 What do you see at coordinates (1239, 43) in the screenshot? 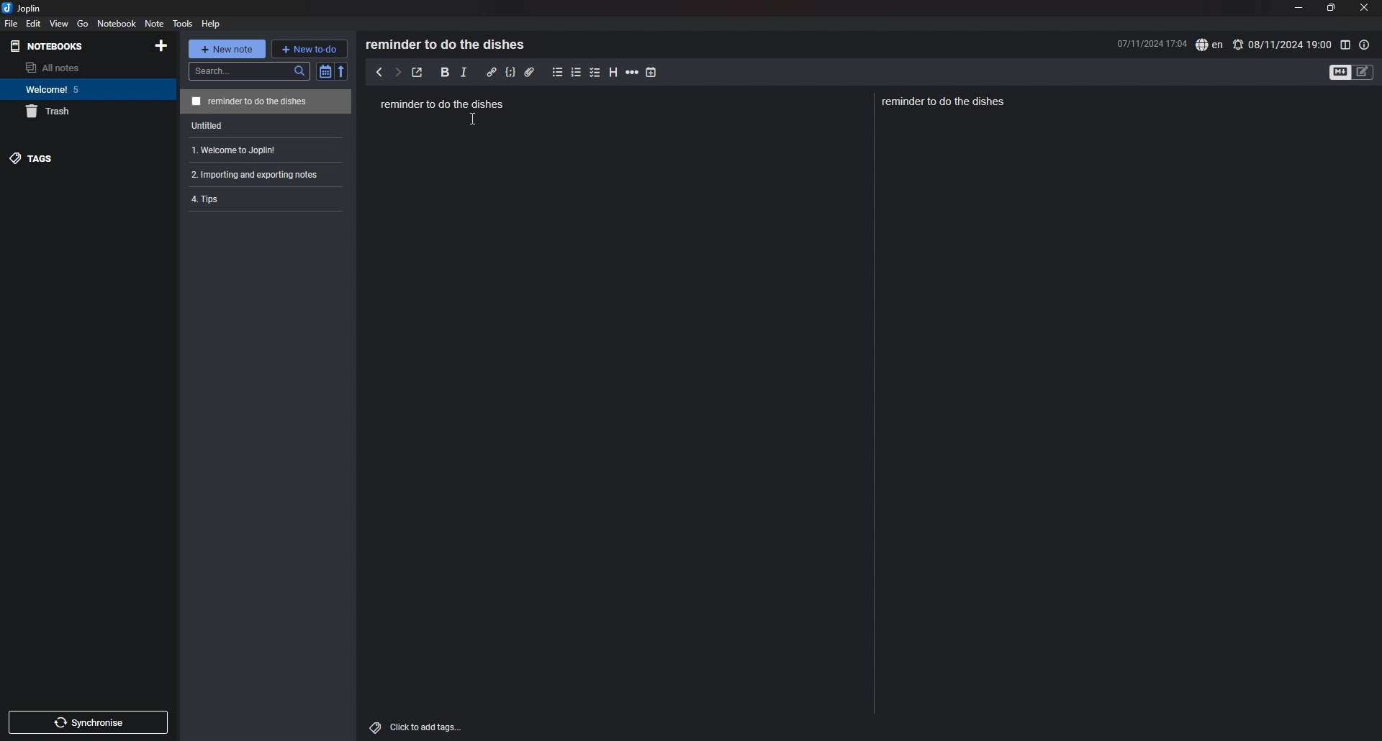
I see `notification` at bounding box center [1239, 43].